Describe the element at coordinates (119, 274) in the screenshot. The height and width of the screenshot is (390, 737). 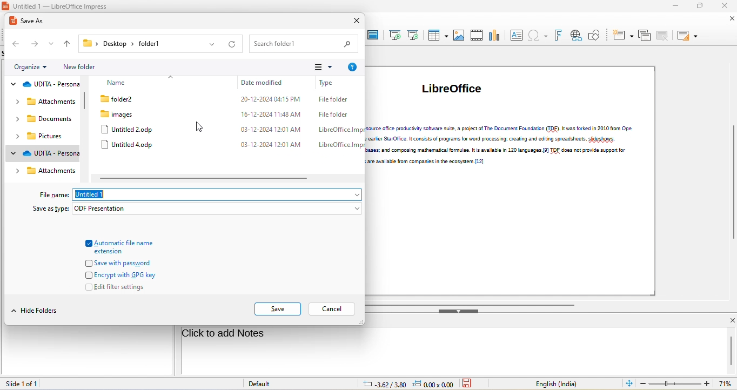
I see `encrypt with gpg key` at that location.